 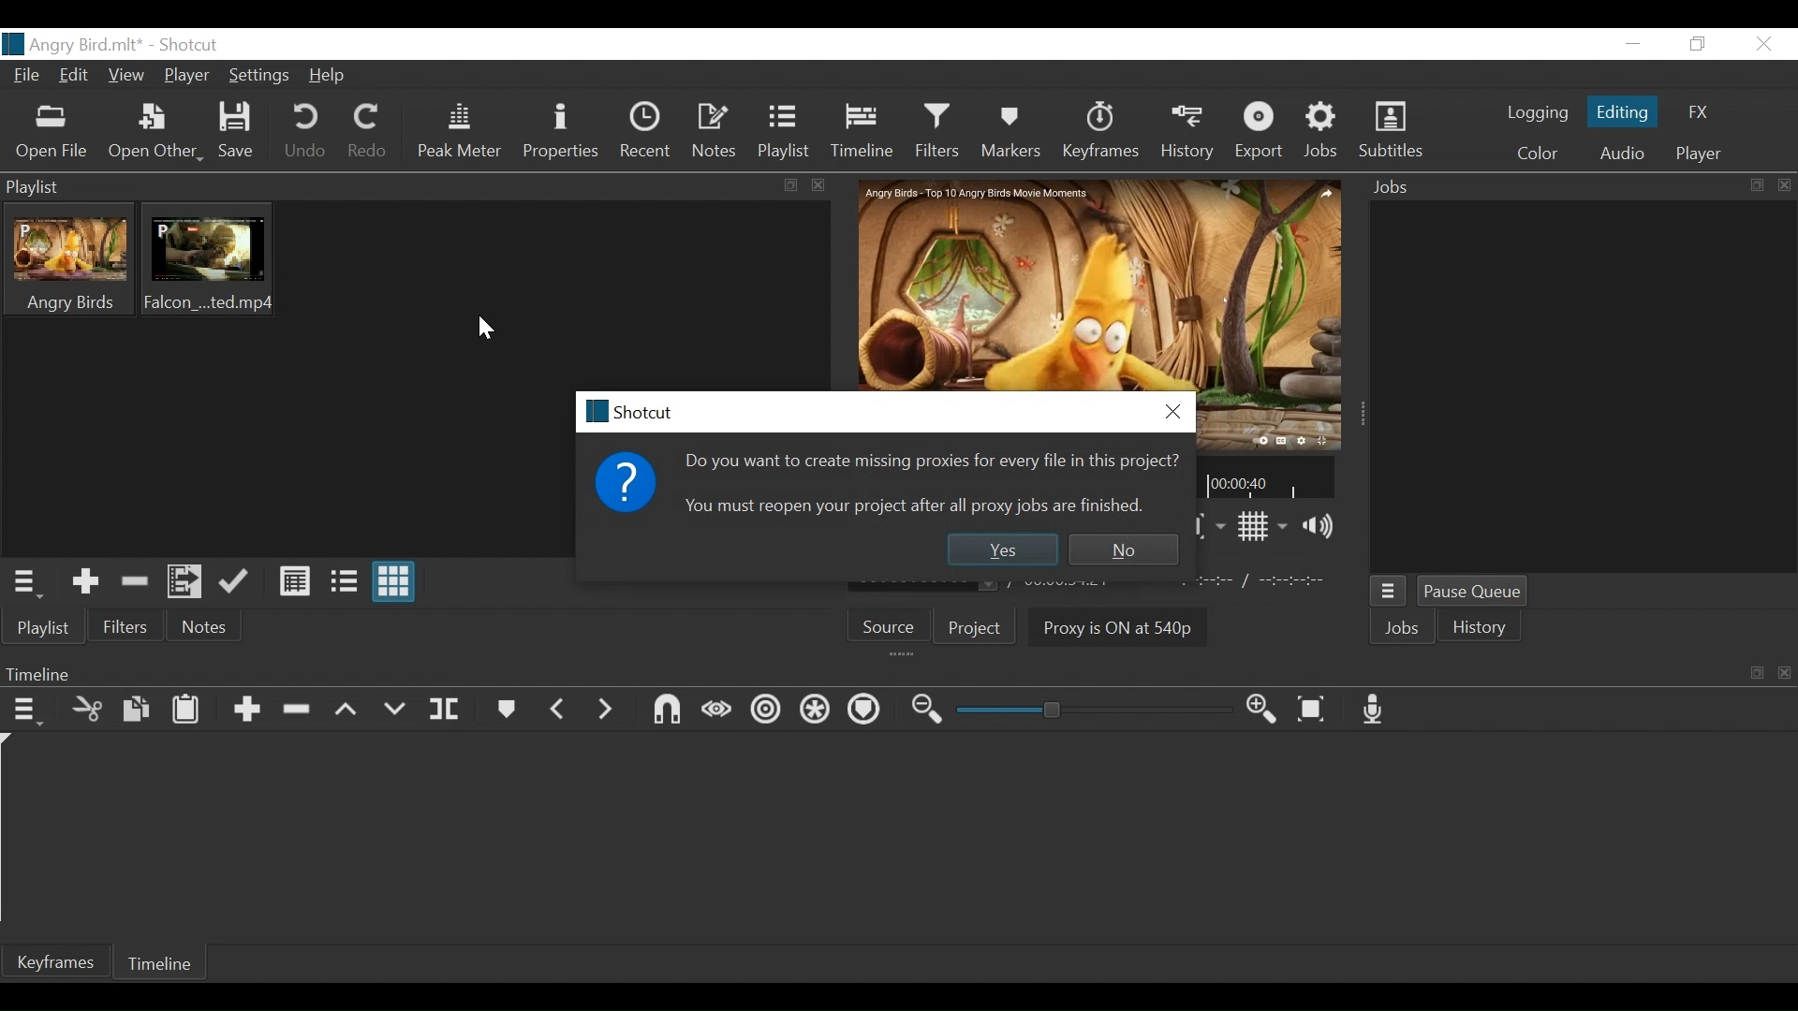 I want to click on Prompt, so click(x=632, y=487).